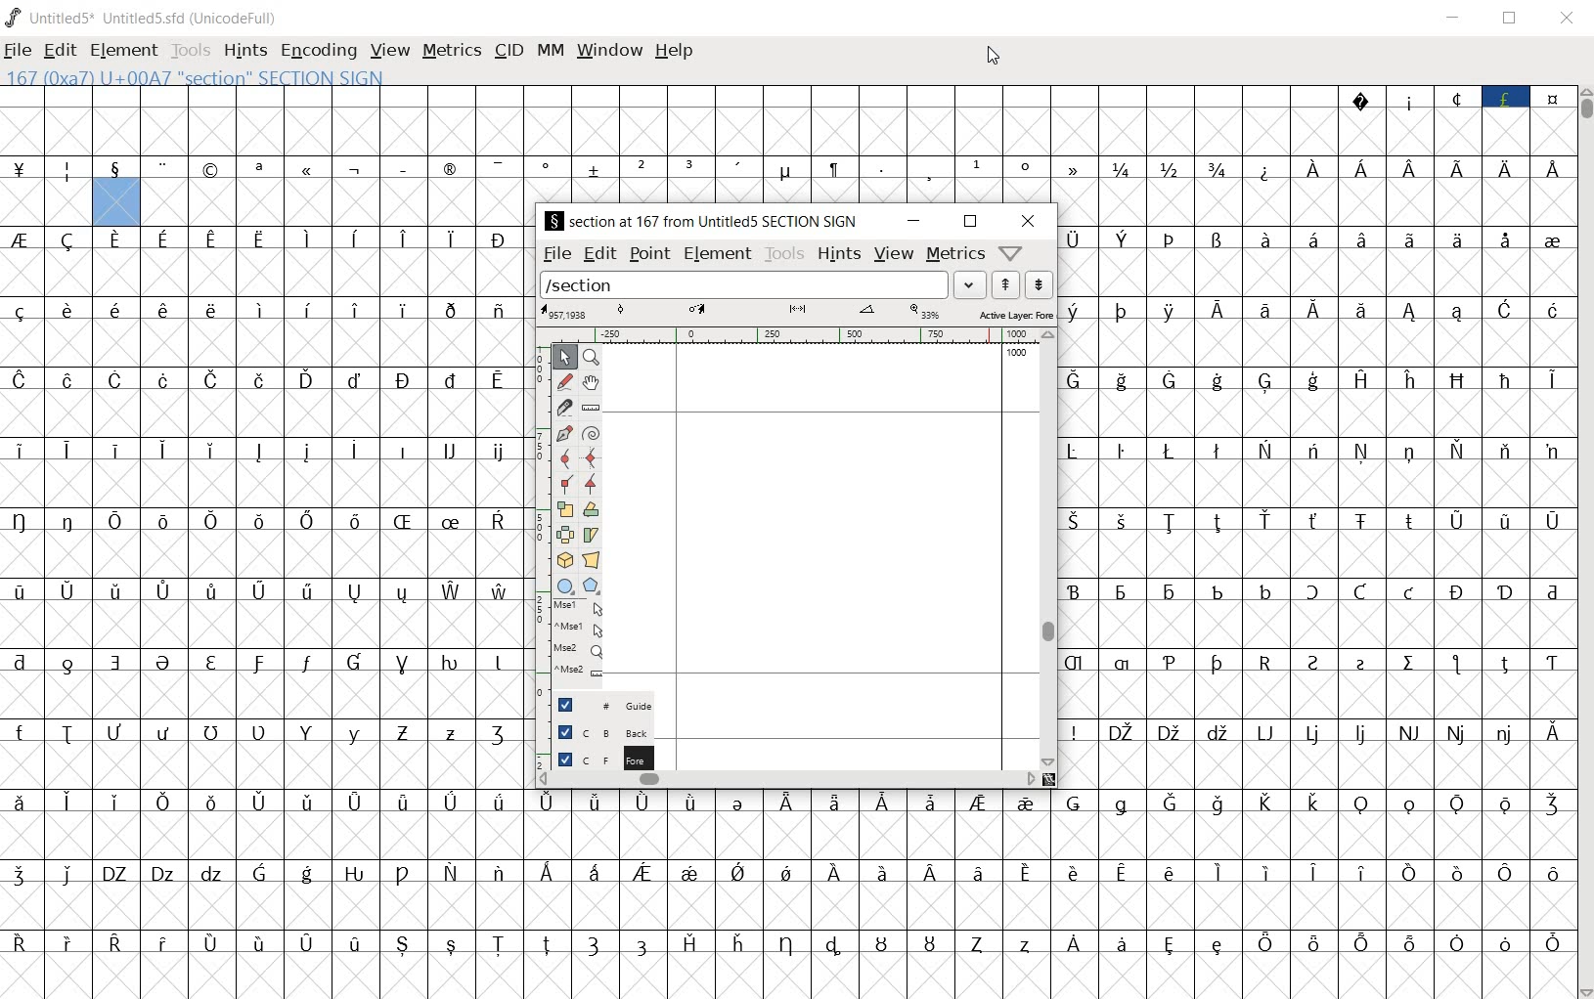 Image resolution: width=1594 pixels, height=999 pixels. I want to click on MINIMIZE, so click(1456, 18).